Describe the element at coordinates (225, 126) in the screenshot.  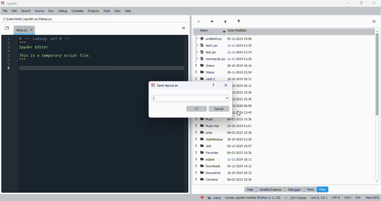
I see `Muse Hub` at that location.